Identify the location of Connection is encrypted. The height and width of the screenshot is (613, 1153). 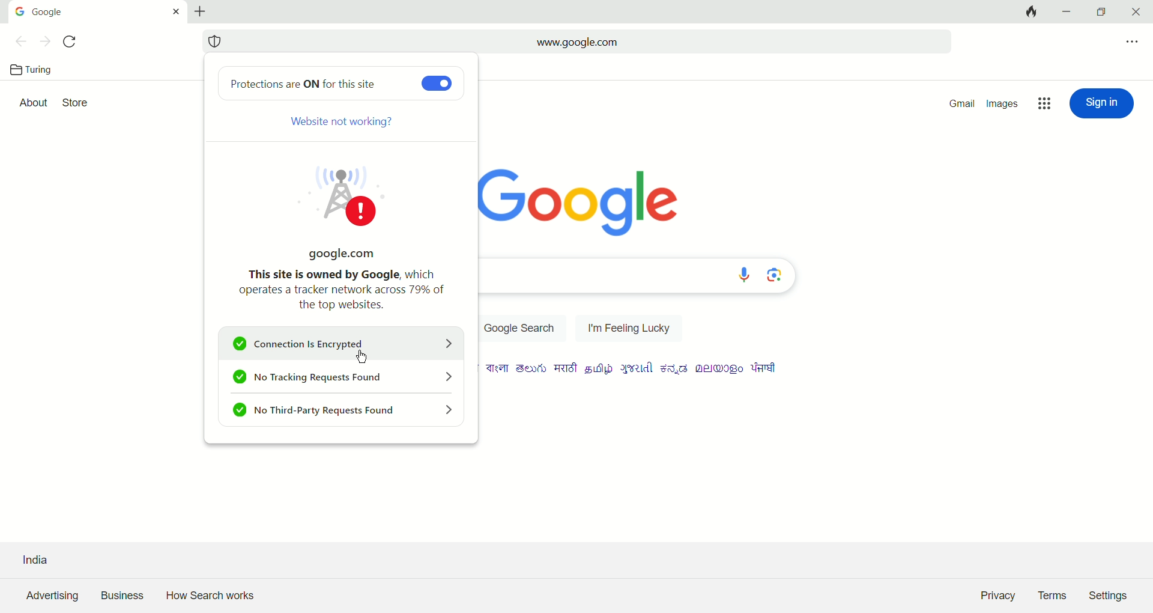
(345, 344).